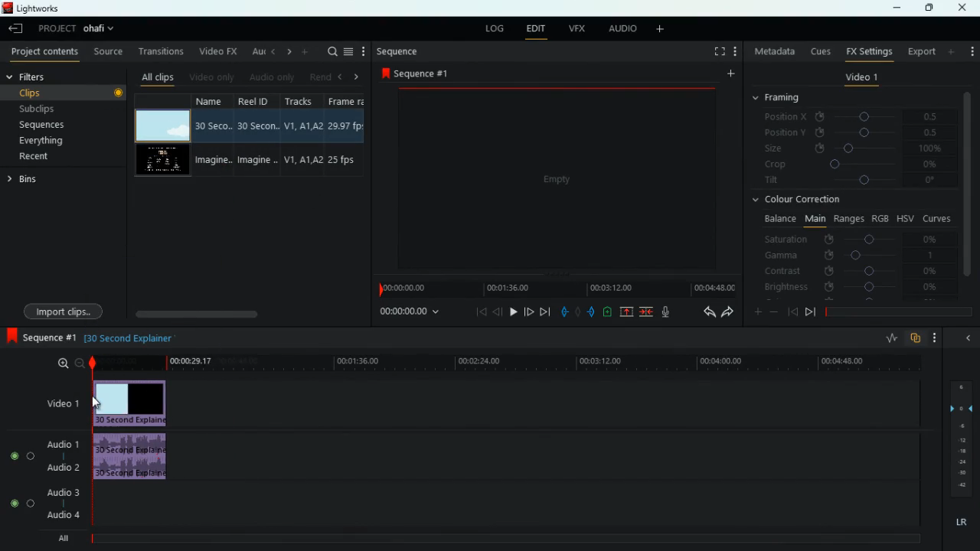  Describe the element at coordinates (60, 442) in the screenshot. I see `audio 1` at that location.